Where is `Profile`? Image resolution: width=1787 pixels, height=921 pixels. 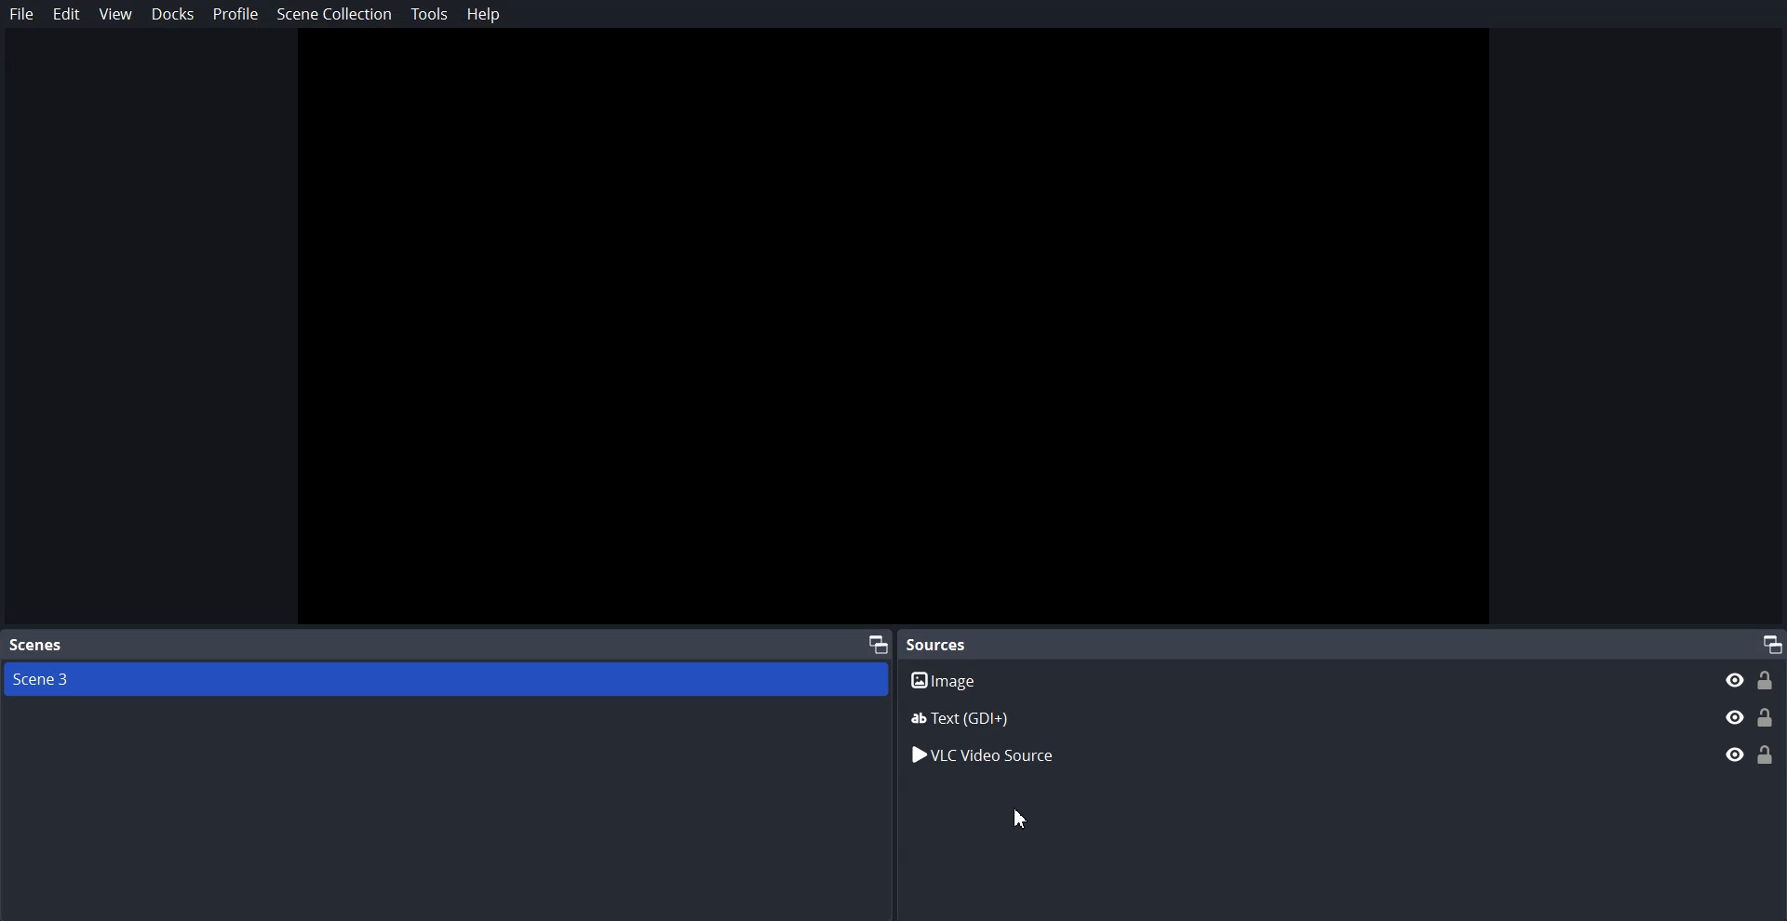
Profile is located at coordinates (236, 13).